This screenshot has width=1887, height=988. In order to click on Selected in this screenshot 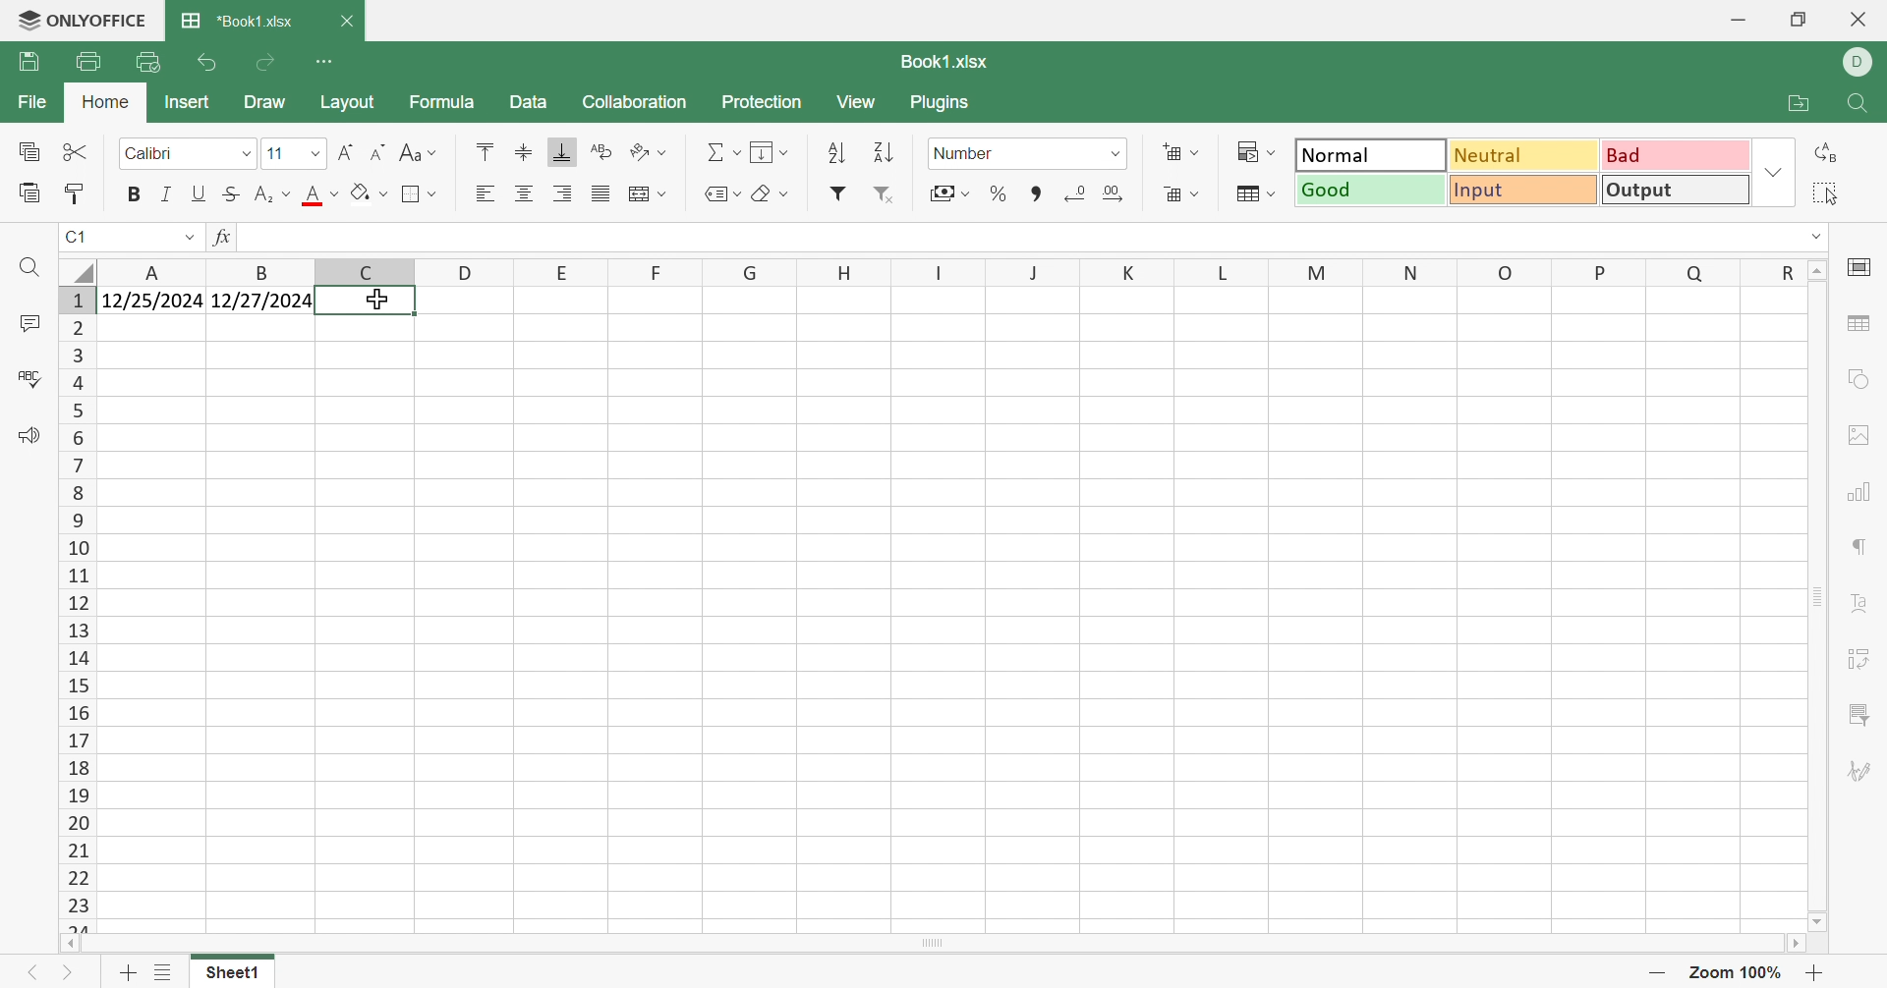, I will do `click(381, 300)`.